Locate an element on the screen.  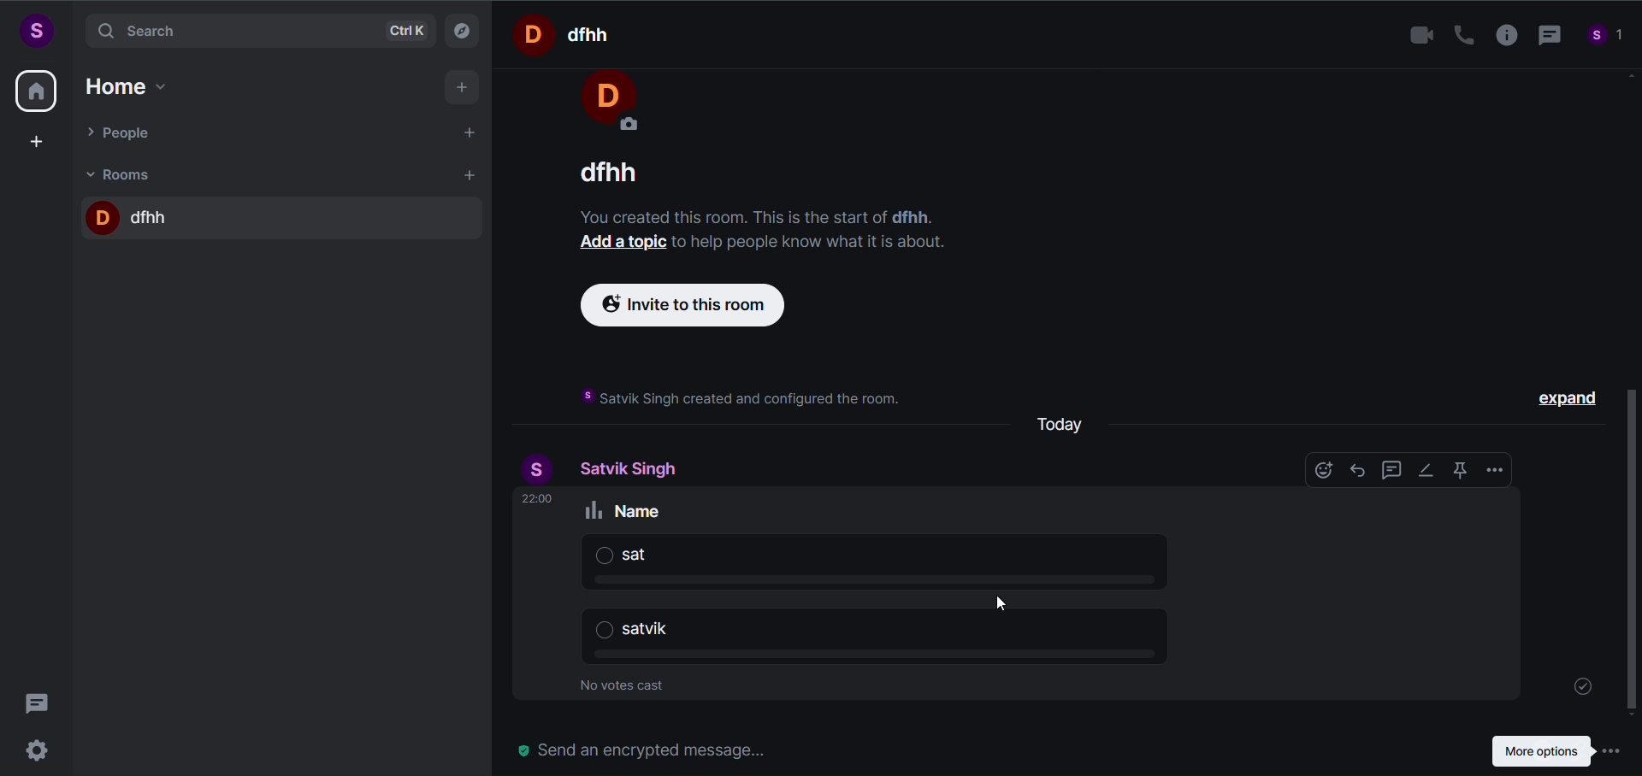
satvik singh is located at coordinates (632, 468).